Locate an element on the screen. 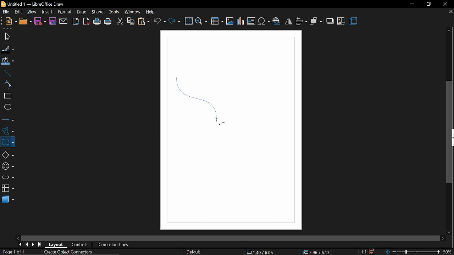 The image size is (454, 255). lines and arrows is located at coordinates (8, 119).